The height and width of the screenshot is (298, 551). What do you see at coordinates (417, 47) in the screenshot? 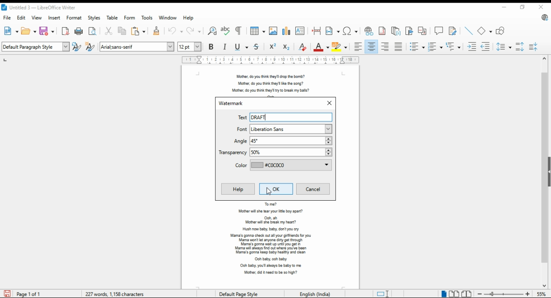
I see `toggle unordered list` at bounding box center [417, 47].